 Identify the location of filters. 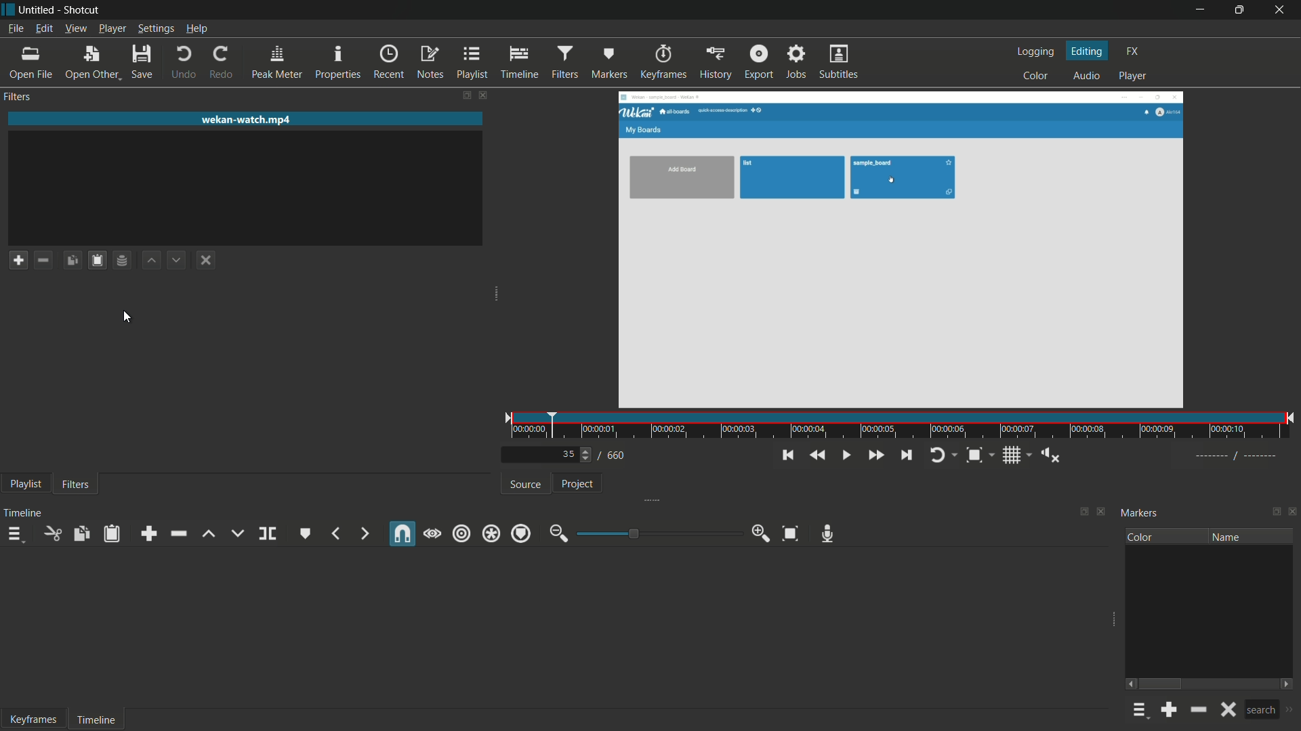
(79, 485).